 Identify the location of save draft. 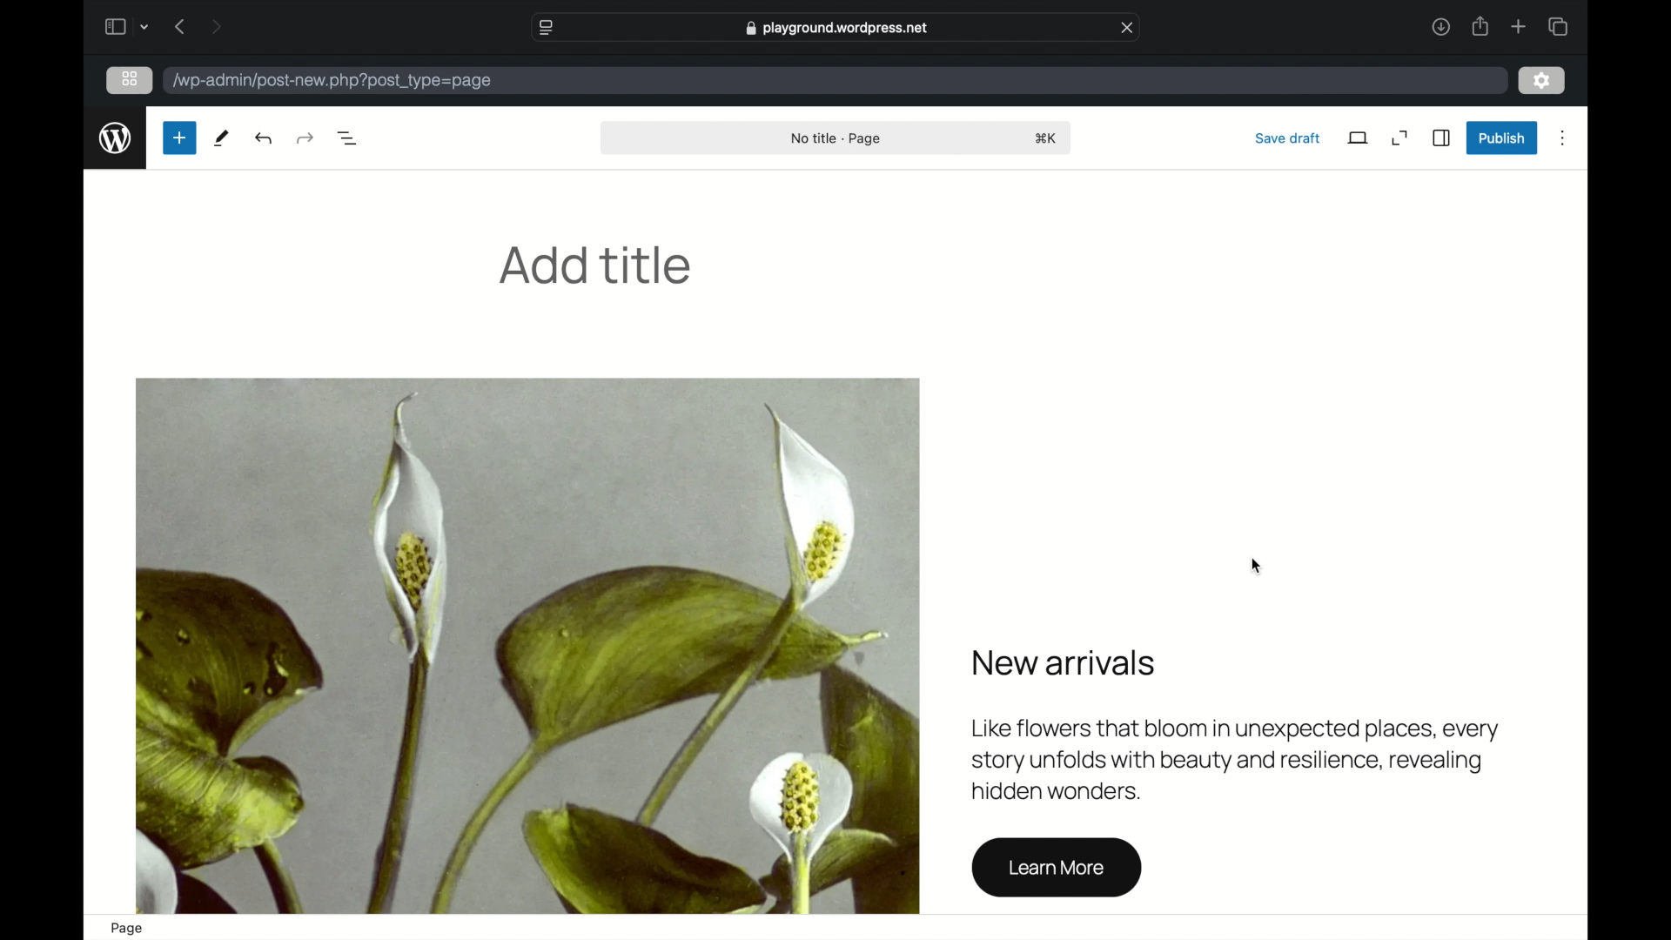
(1288, 138).